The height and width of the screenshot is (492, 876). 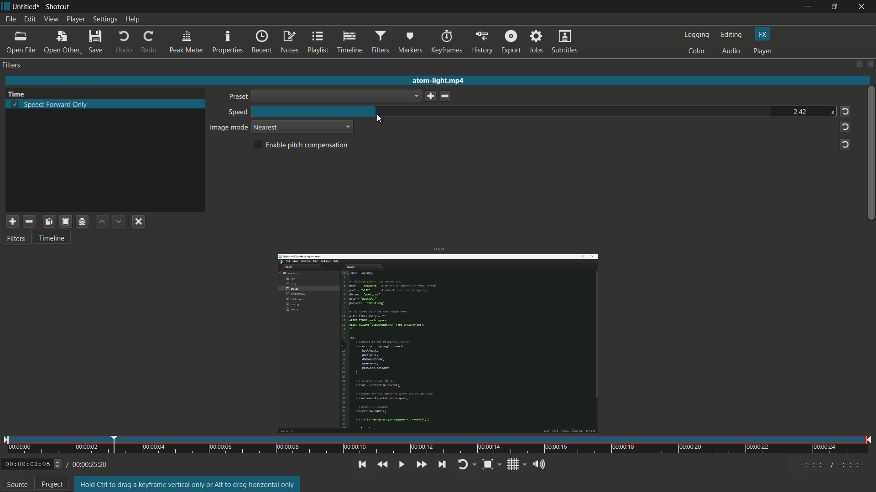 I want to click on deselect filter, so click(x=139, y=222).